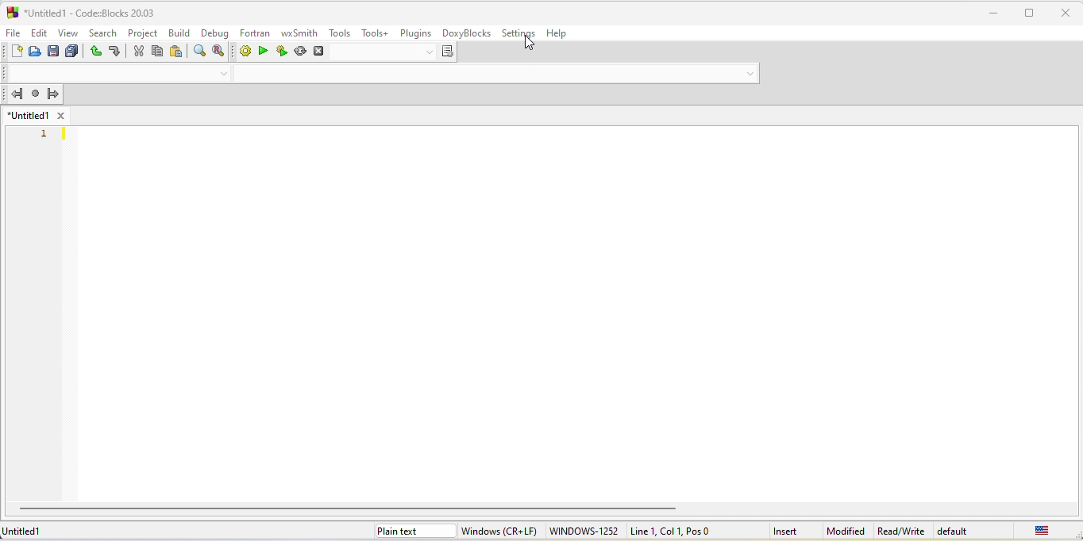 Image resolution: width=1083 pixels, height=541 pixels. What do you see at coordinates (45, 135) in the screenshot?
I see `1` at bounding box center [45, 135].